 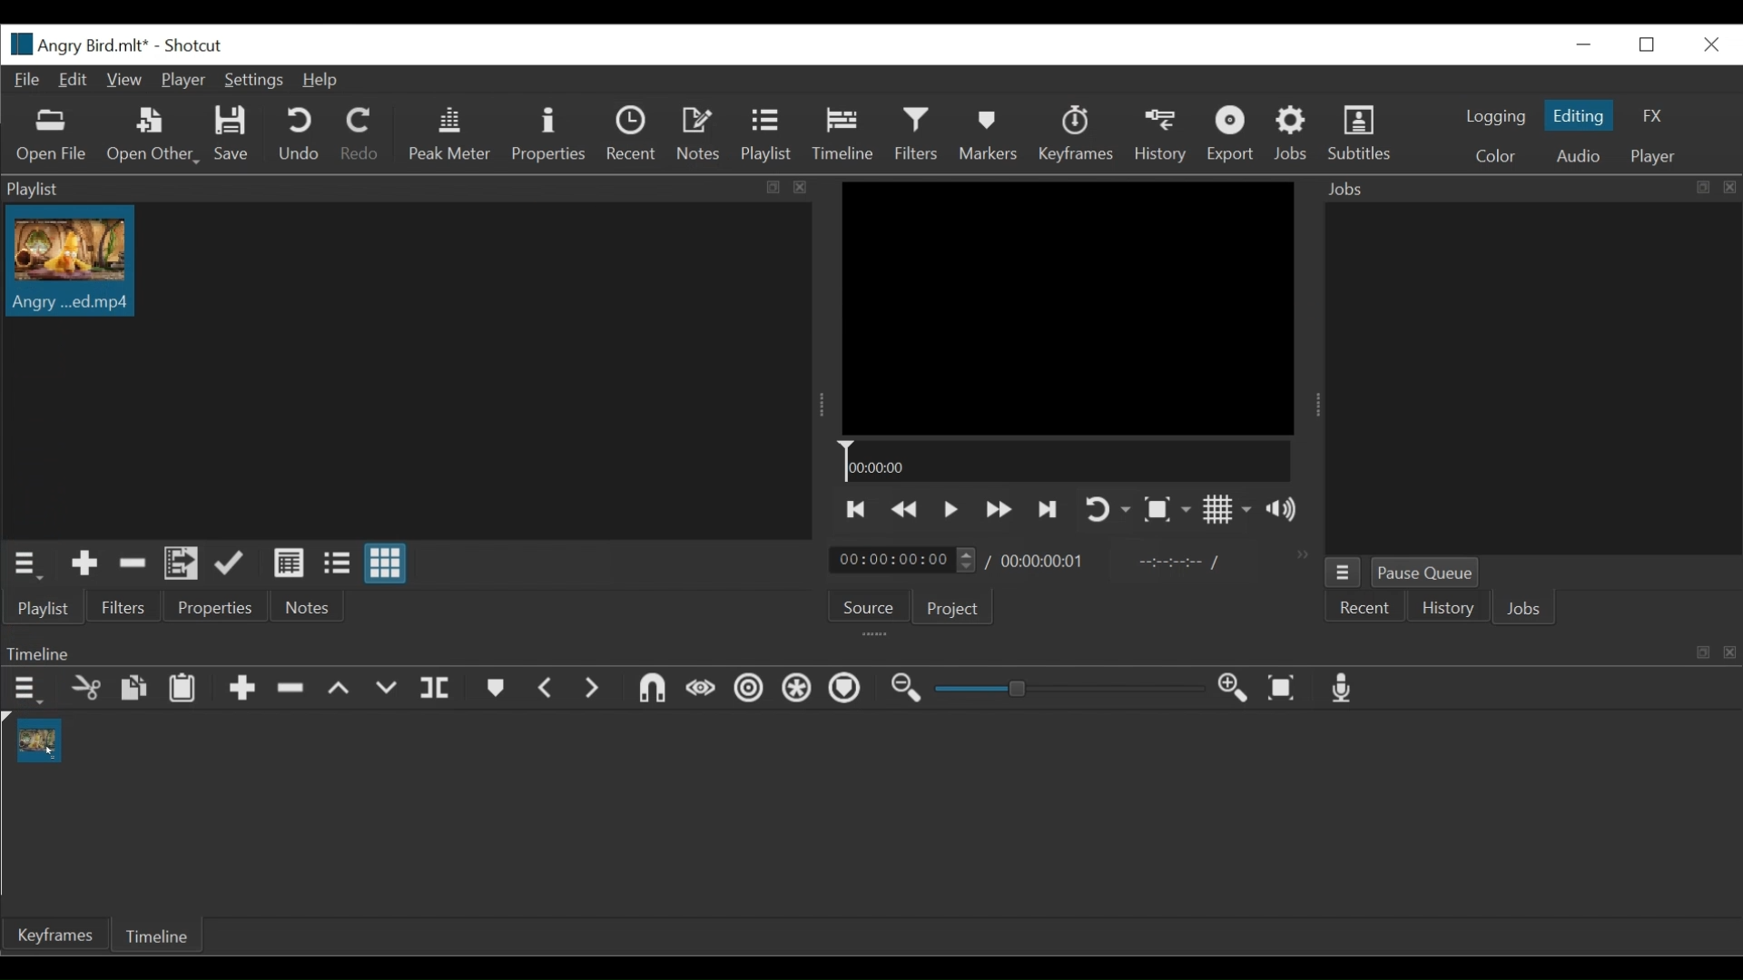 What do you see at coordinates (53, 136) in the screenshot?
I see `Open Files` at bounding box center [53, 136].